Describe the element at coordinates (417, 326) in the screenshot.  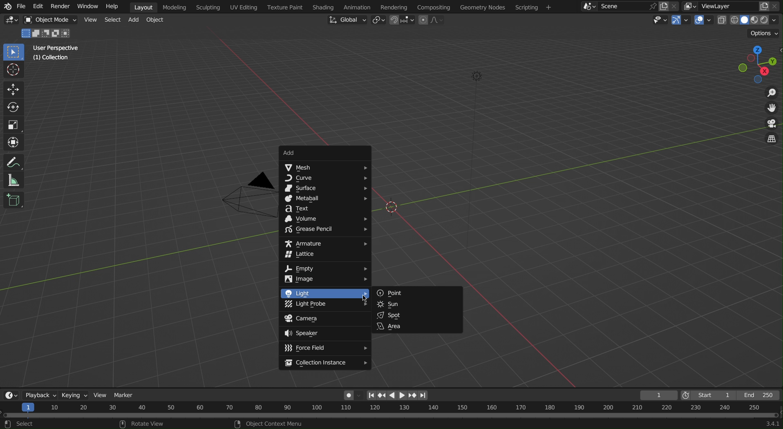
I see `Area` at that location.